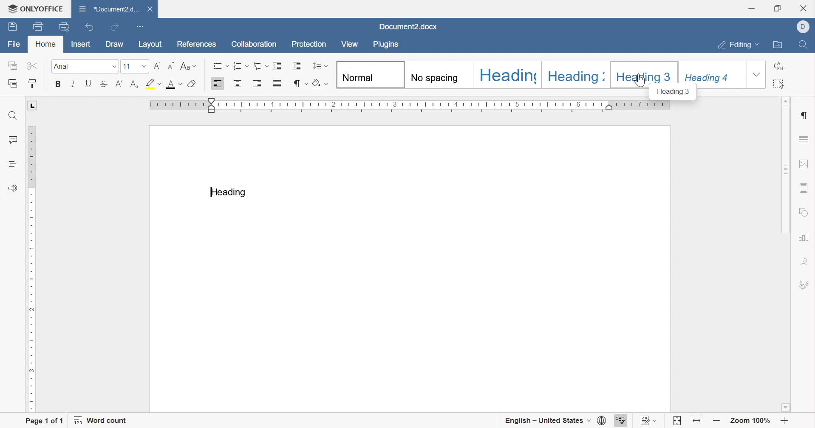  What do you see at coordinates (806, 284) in the screenshot?
I see `Signature settings` at bounding box center [806, 284].